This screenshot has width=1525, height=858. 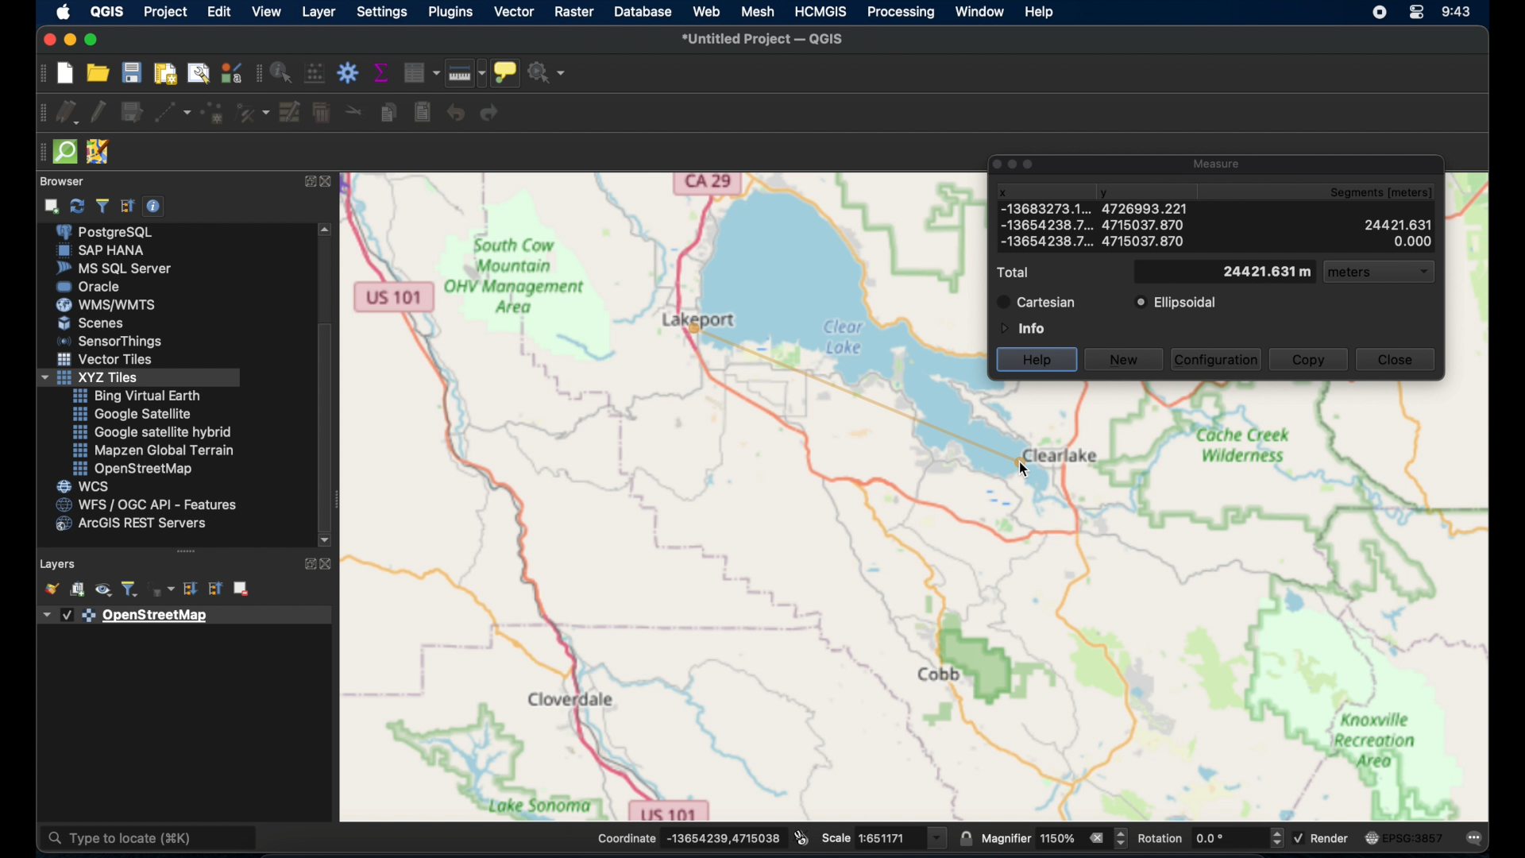 What do you see at coordinates (327, 229) in the screenshot?
I see `scroll up arrow` at bounding box center [327, 229].